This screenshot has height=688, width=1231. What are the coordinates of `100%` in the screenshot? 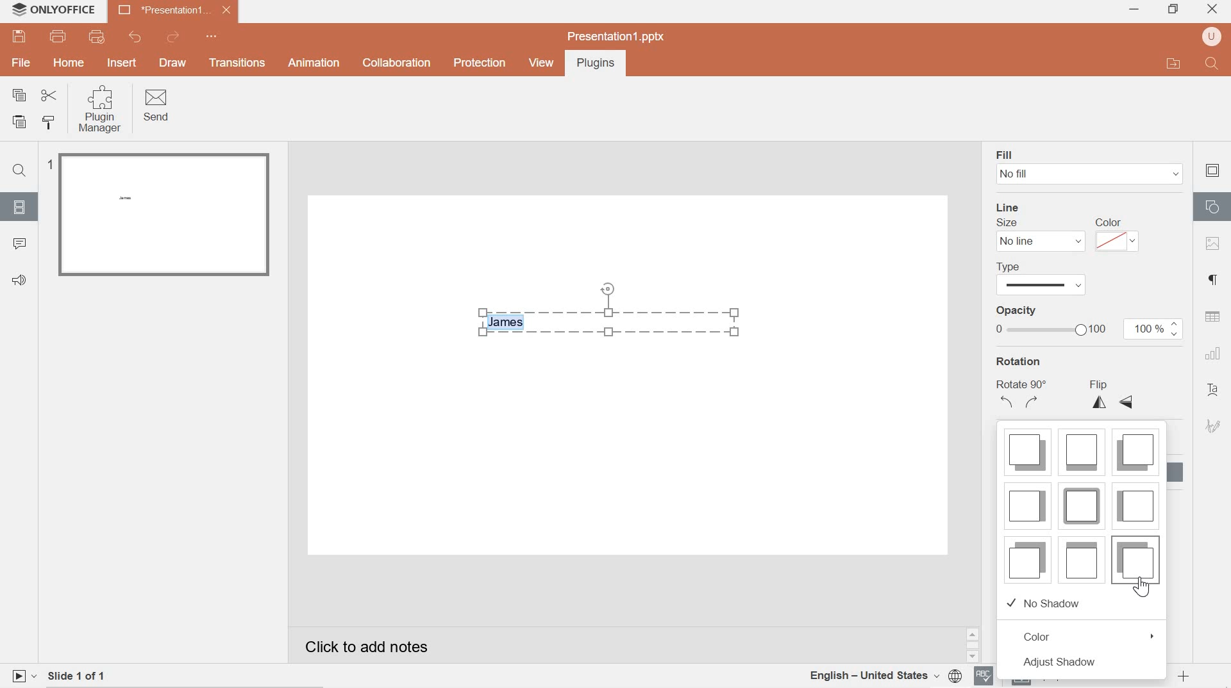 It's located at (1153, 330).